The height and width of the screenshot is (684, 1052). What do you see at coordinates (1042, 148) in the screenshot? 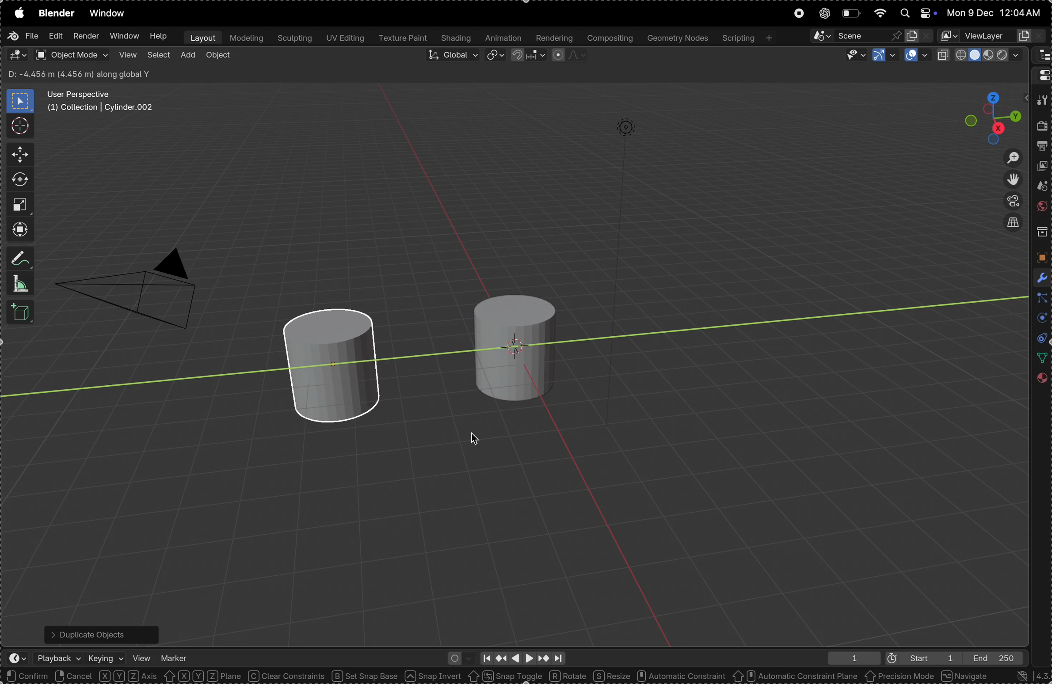
I see `out put` at bounding box center [1042, 148].